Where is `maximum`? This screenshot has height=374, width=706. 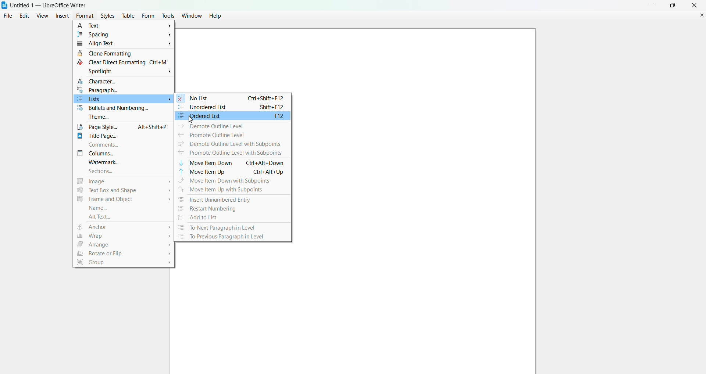 maximum is located at coordinates (673, 5).